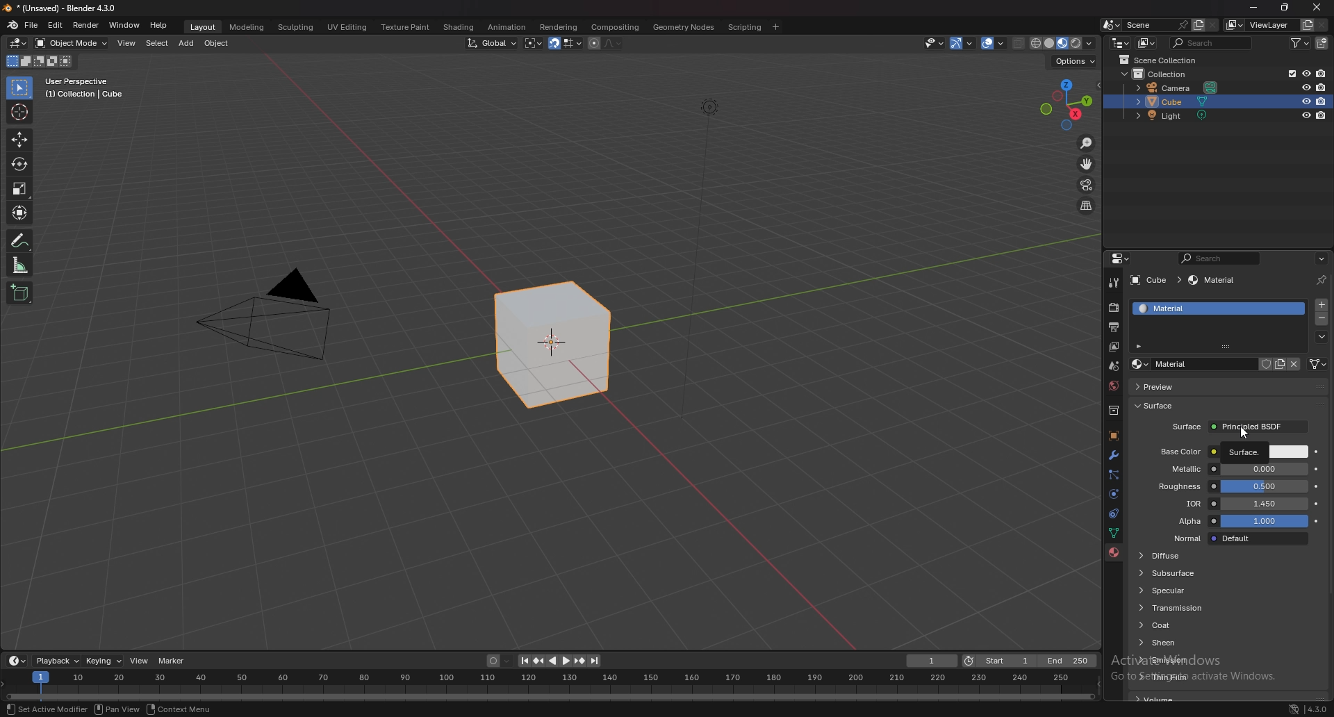 The height and width of the screenshot is (717, 1334). Describe the element at coordinates (1321, 258) in the screenshot. I see `options` at that location.